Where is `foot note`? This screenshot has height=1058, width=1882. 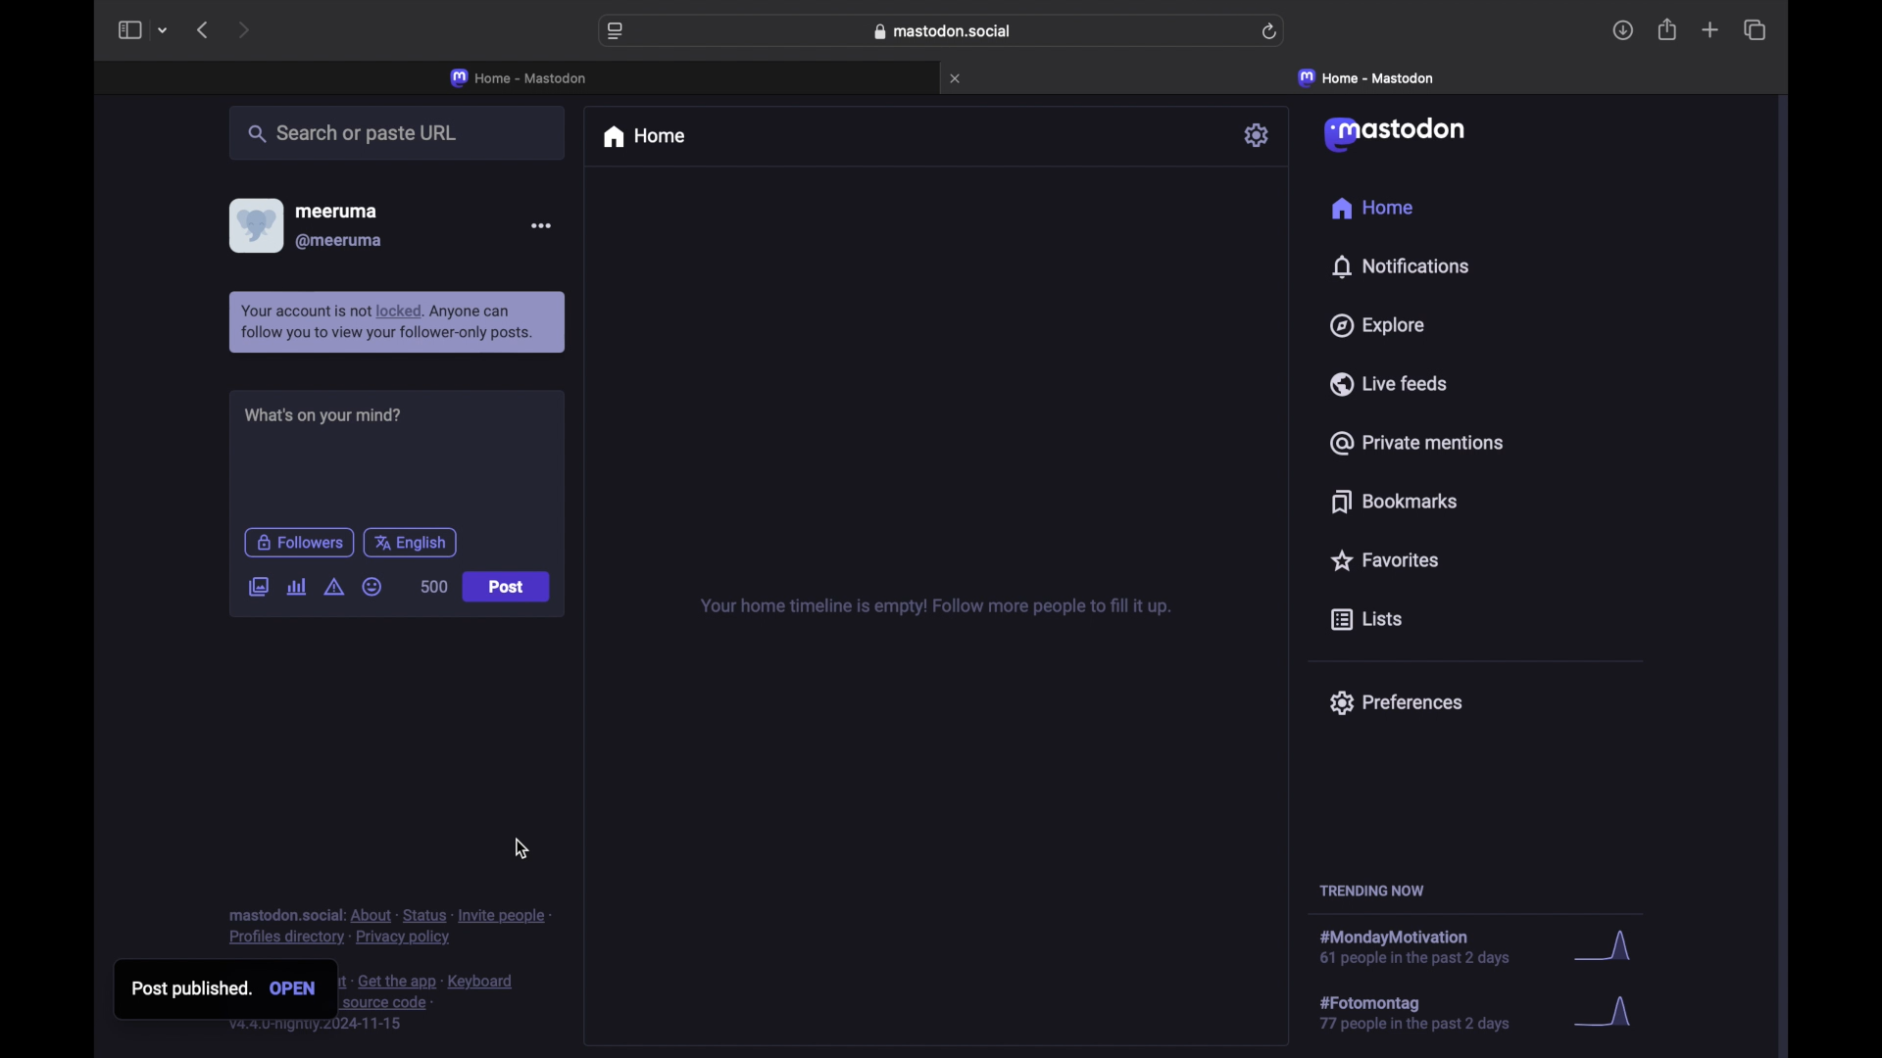
foot note is located at coordinates (431, 1006).